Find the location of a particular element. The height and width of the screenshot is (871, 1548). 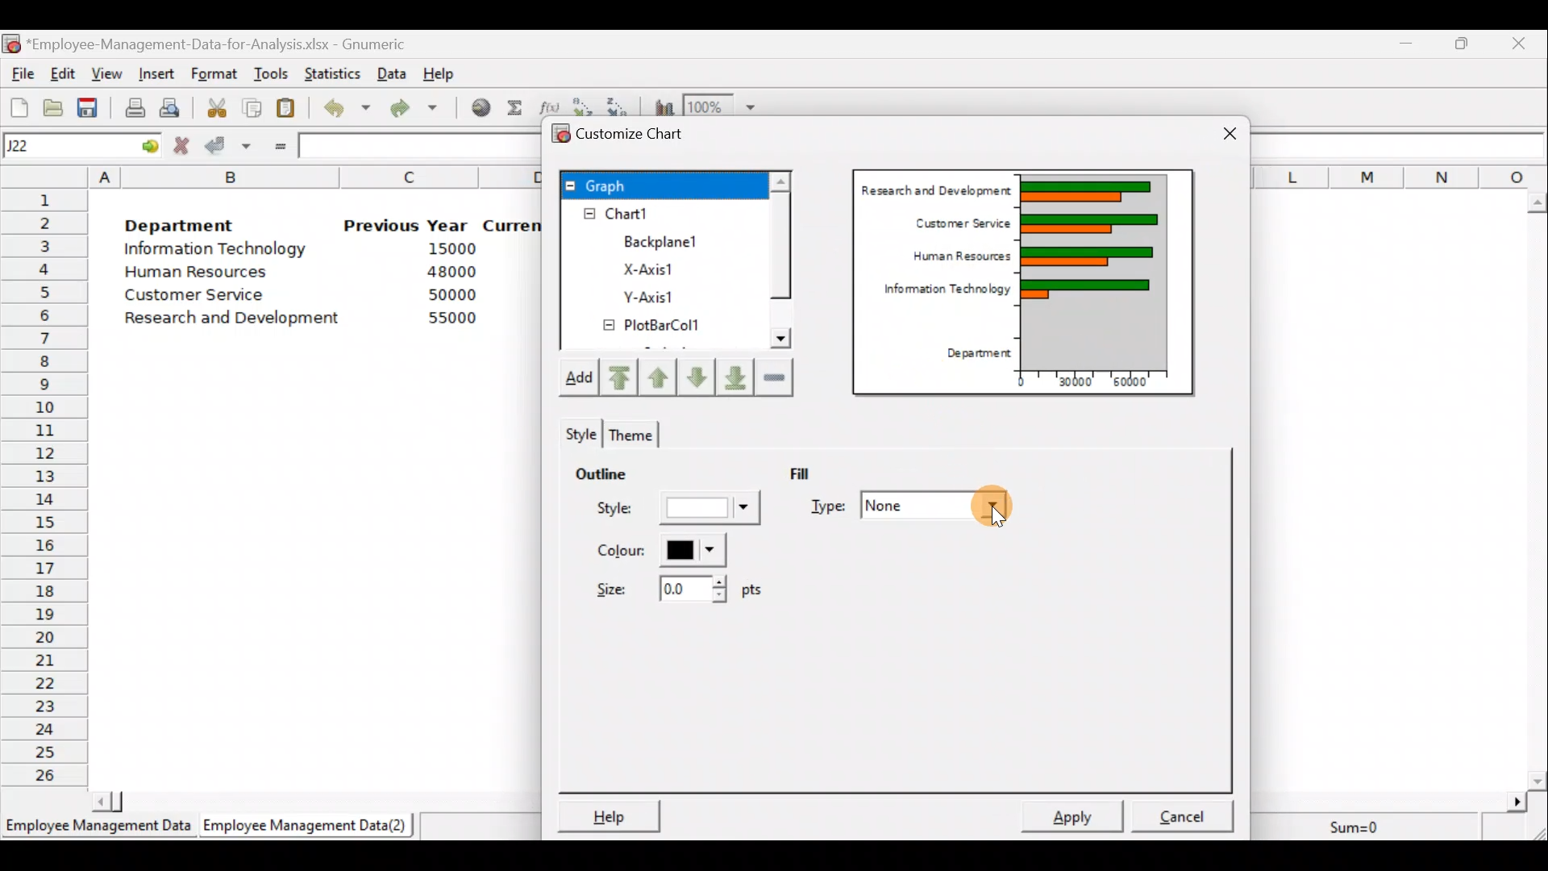

View is located at coordinates (107, 73).